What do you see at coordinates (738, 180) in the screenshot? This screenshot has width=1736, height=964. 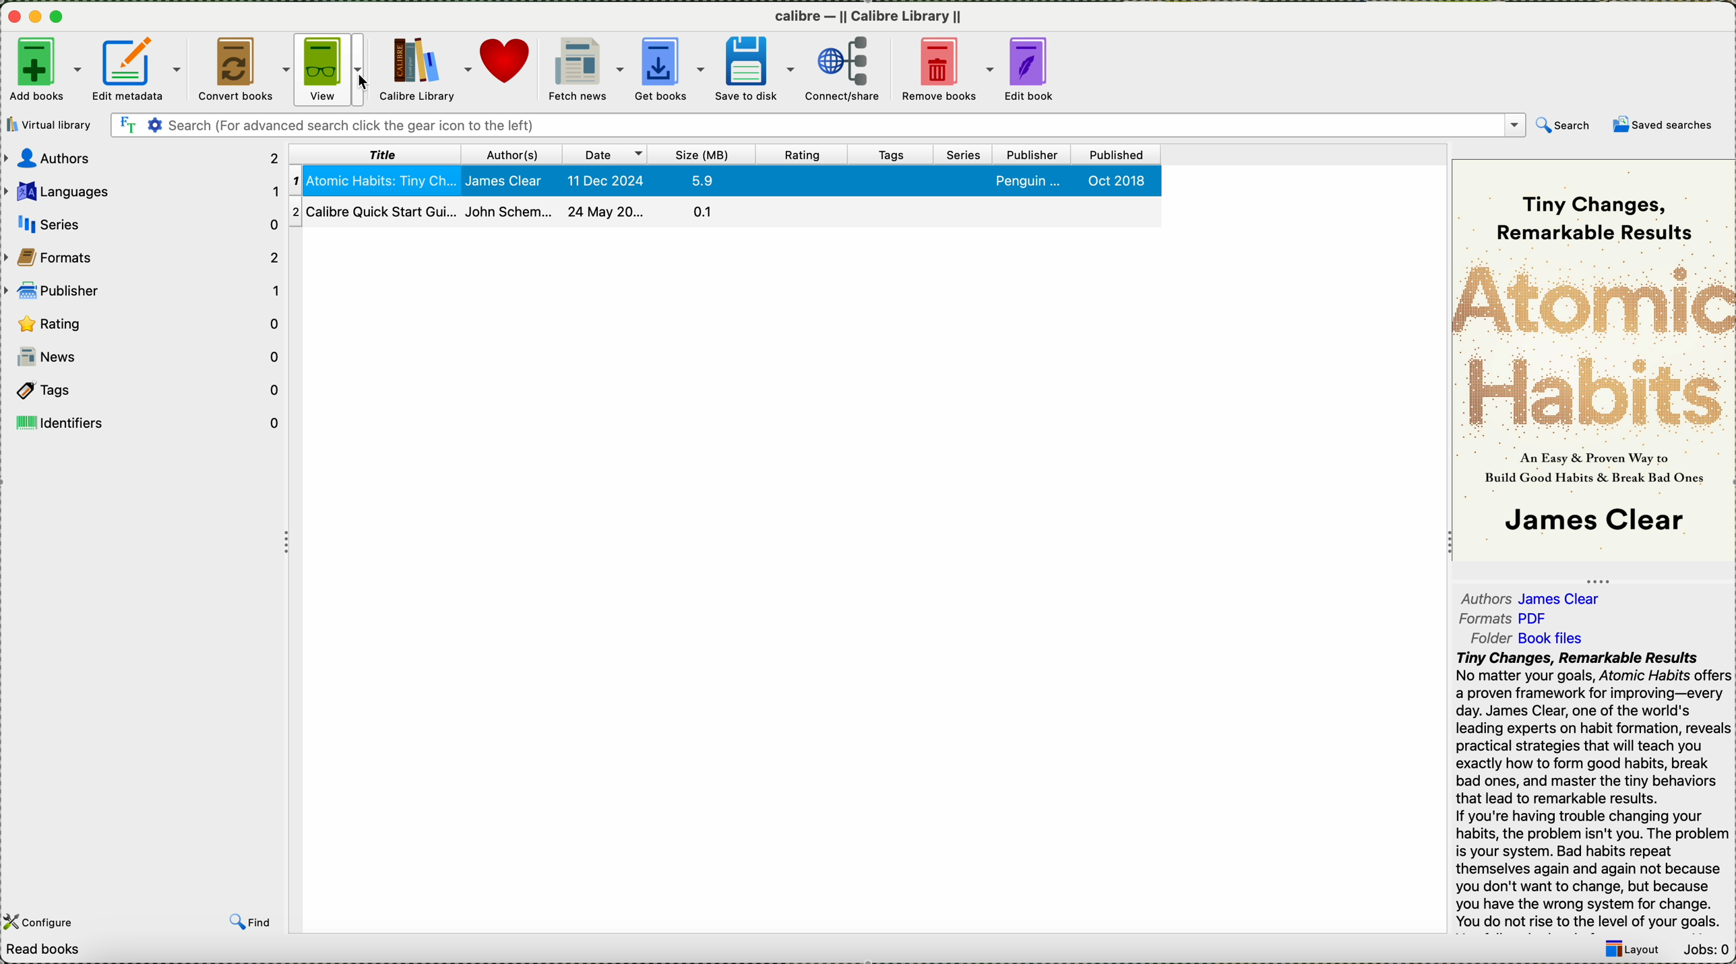 I see `Atomic habit James clear` at bounding box center [738, 180].